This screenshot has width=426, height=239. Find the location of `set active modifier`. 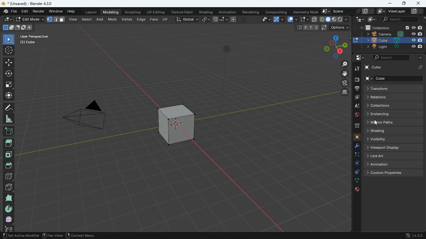

set active modifier is located at coordinates (20, 236).